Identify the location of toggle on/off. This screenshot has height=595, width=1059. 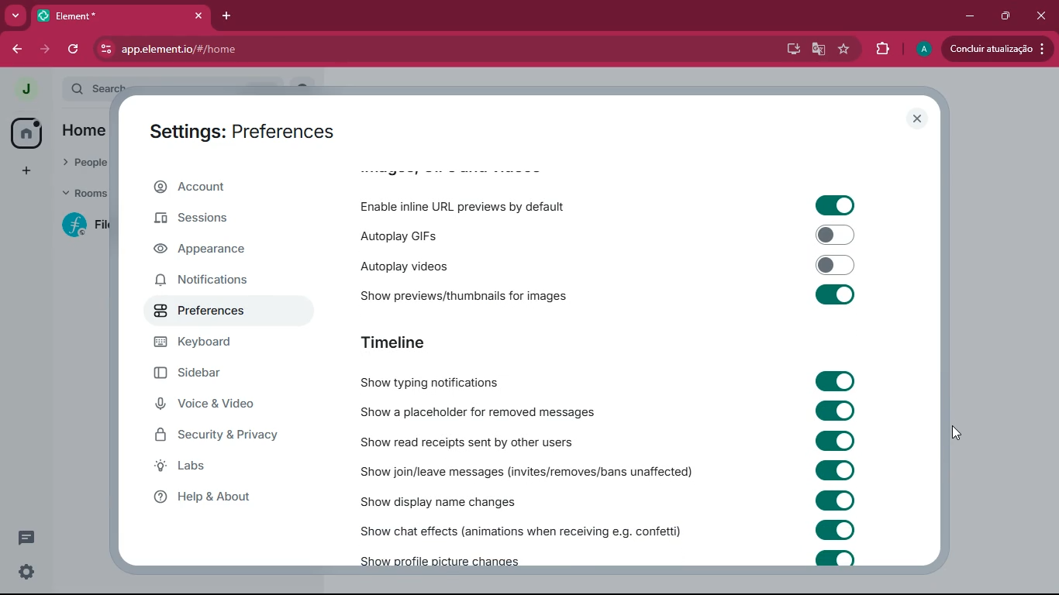
(836, 410).